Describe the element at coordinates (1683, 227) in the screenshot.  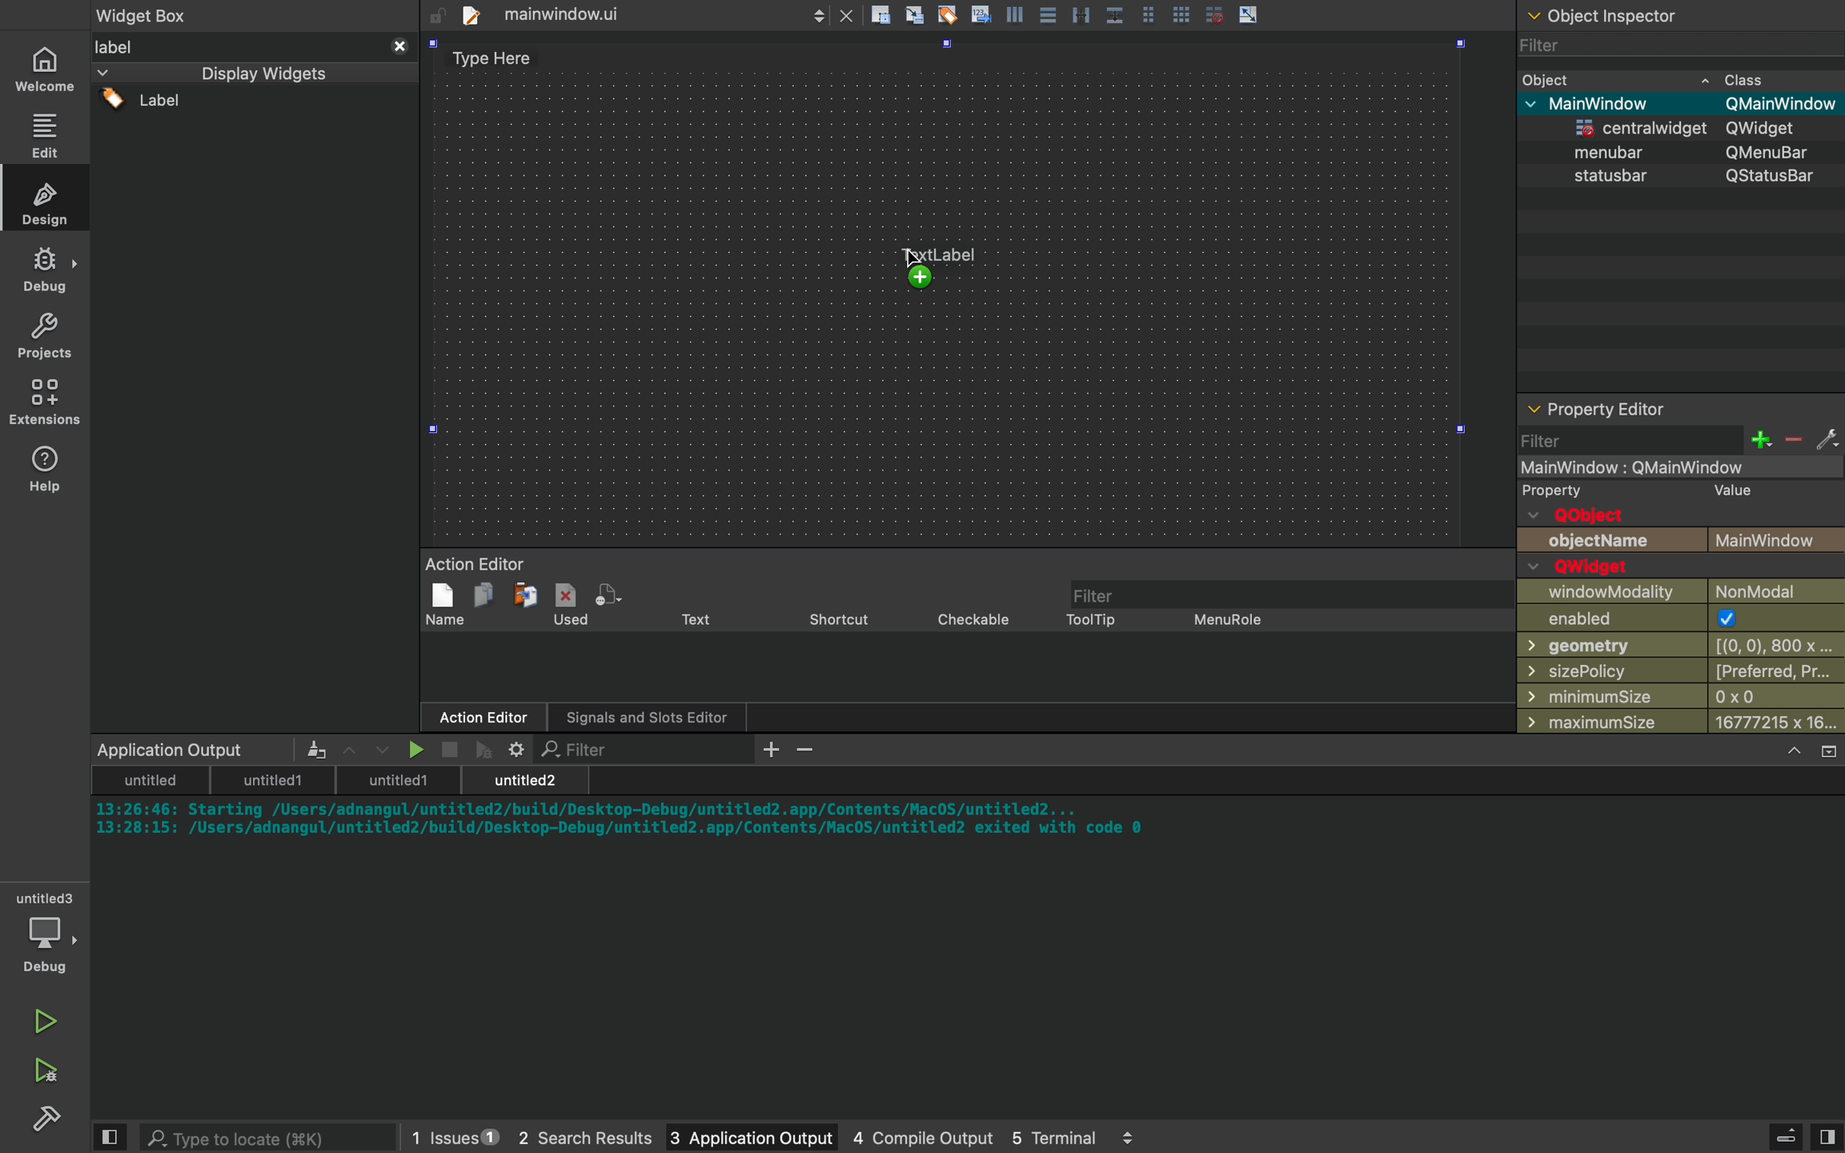
I see `widget class` at that location.